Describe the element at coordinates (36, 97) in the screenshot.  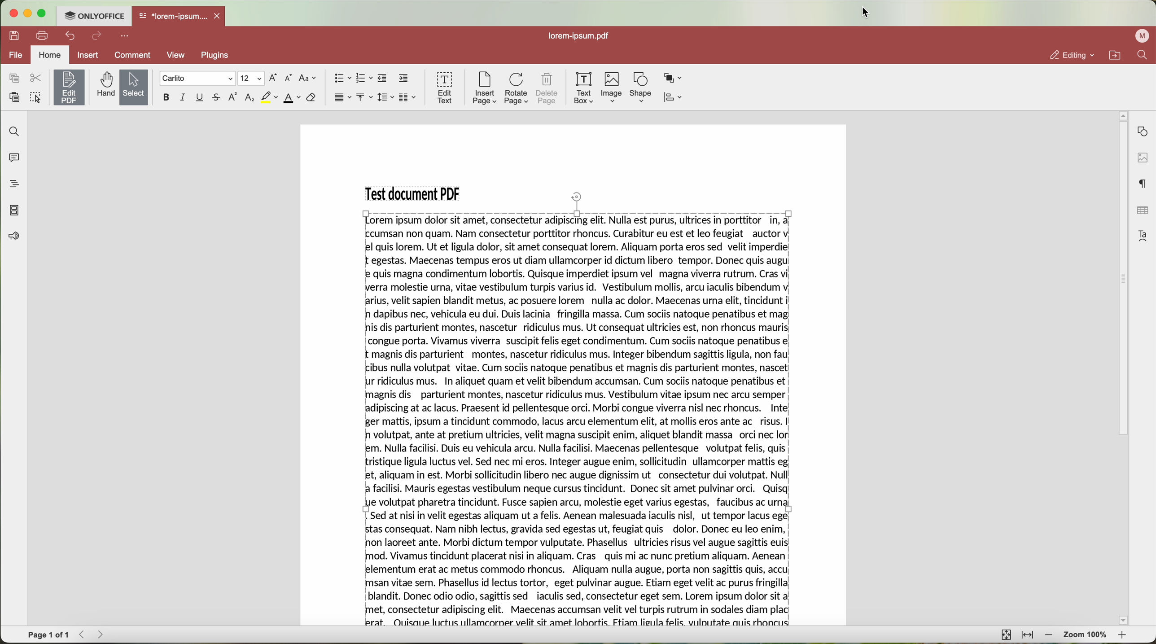
I see `select all` at that location.